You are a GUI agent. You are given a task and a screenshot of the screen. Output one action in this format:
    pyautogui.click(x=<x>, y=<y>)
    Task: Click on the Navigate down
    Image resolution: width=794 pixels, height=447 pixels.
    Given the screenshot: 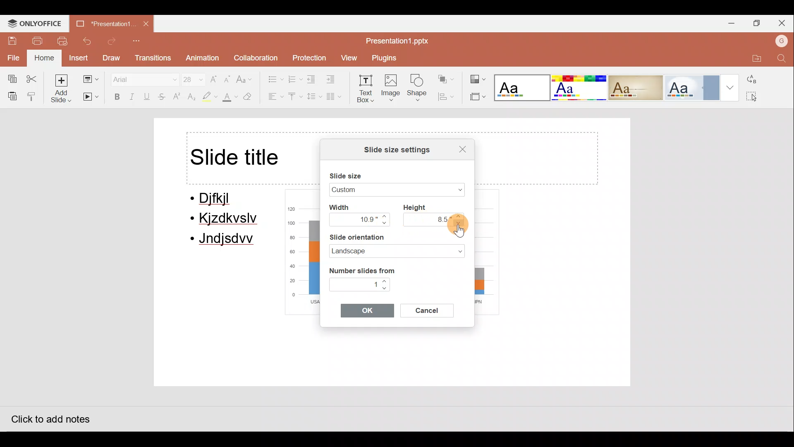 What is the action you would take?
    pyautogui.click(x=386, y=288)
    